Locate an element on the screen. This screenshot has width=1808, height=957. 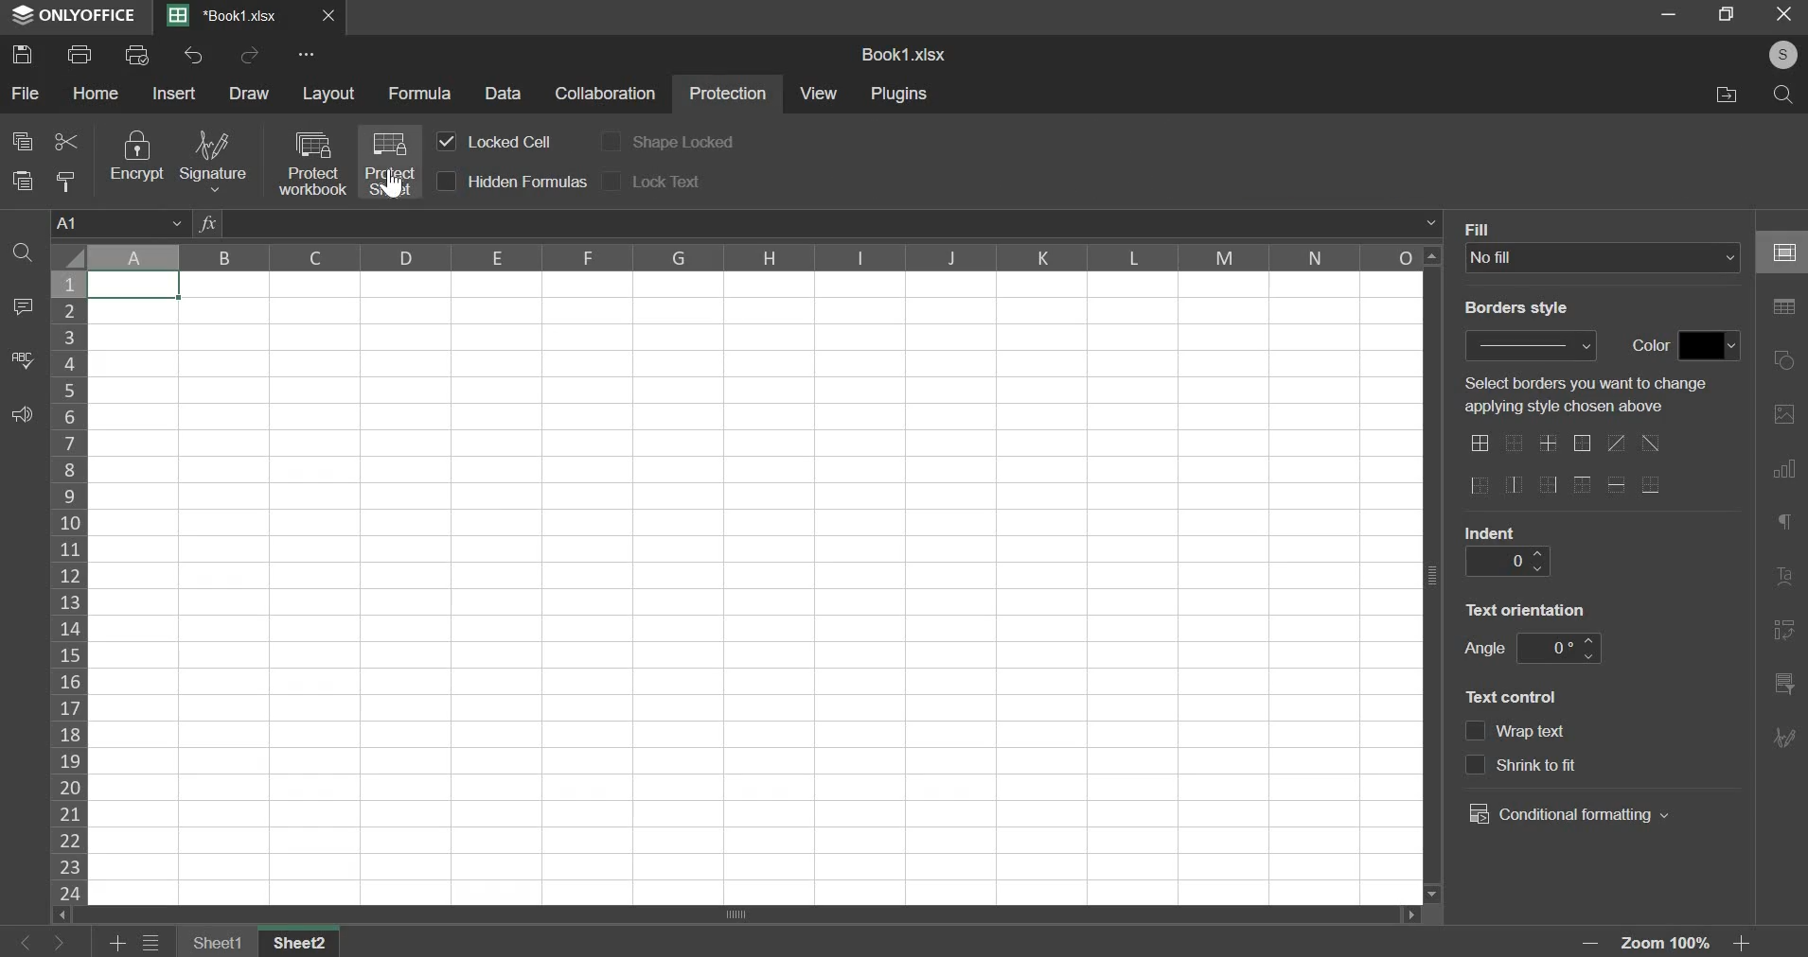
Cursor is located at coordinates (391, 185).